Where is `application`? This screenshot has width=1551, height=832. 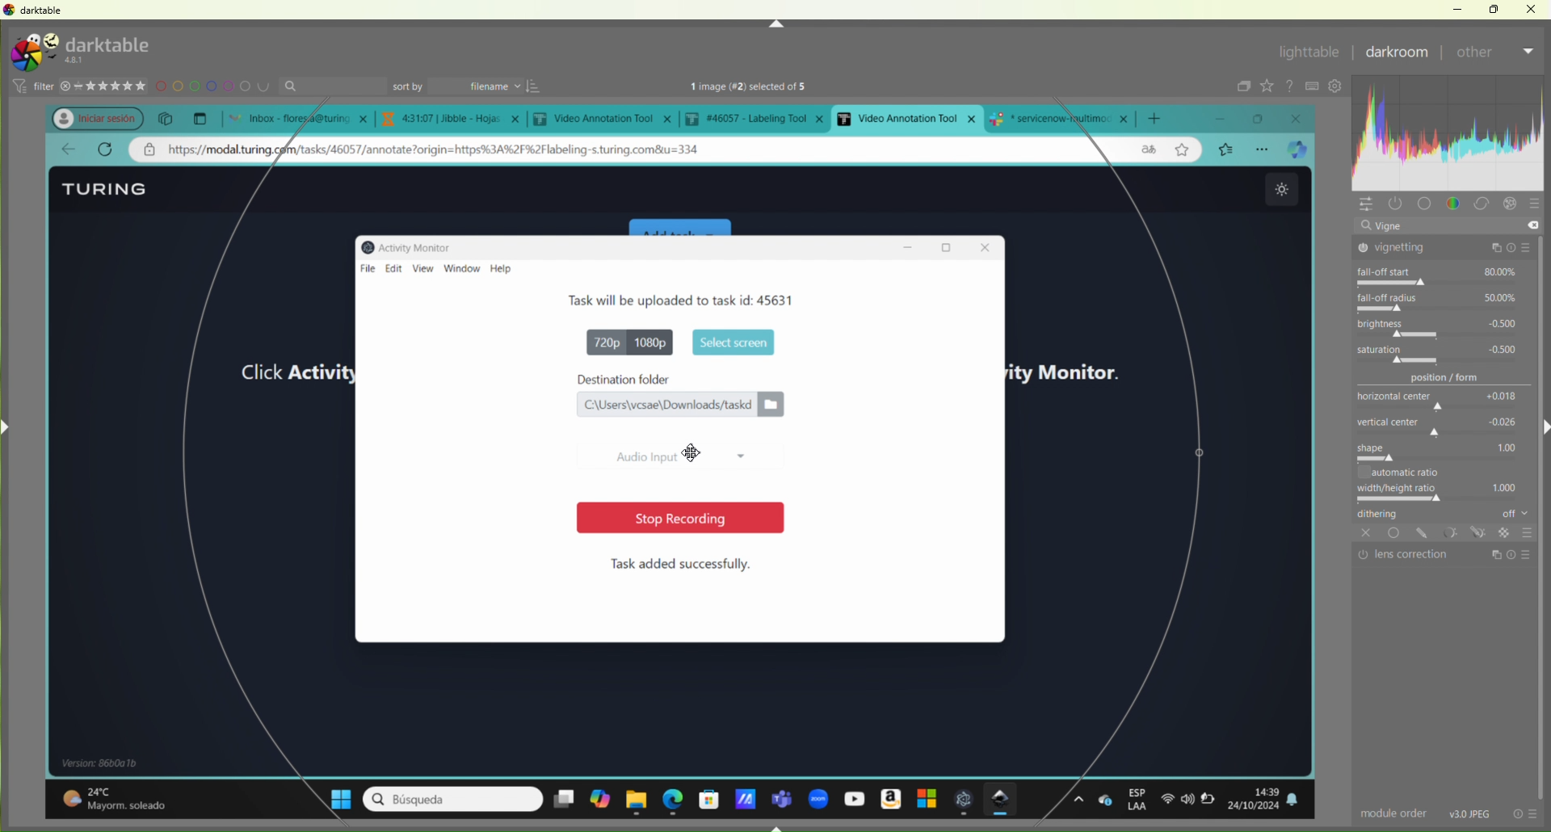 application is located at coordinates (744, 795).